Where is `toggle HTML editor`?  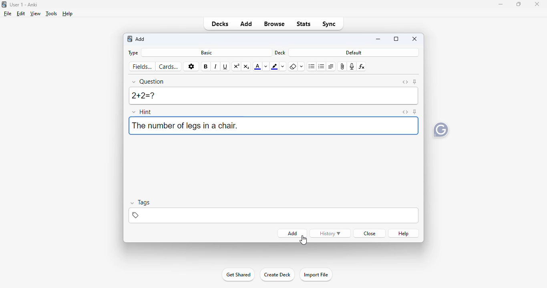
toggle HTML editor is located at coordinates (406, 82).